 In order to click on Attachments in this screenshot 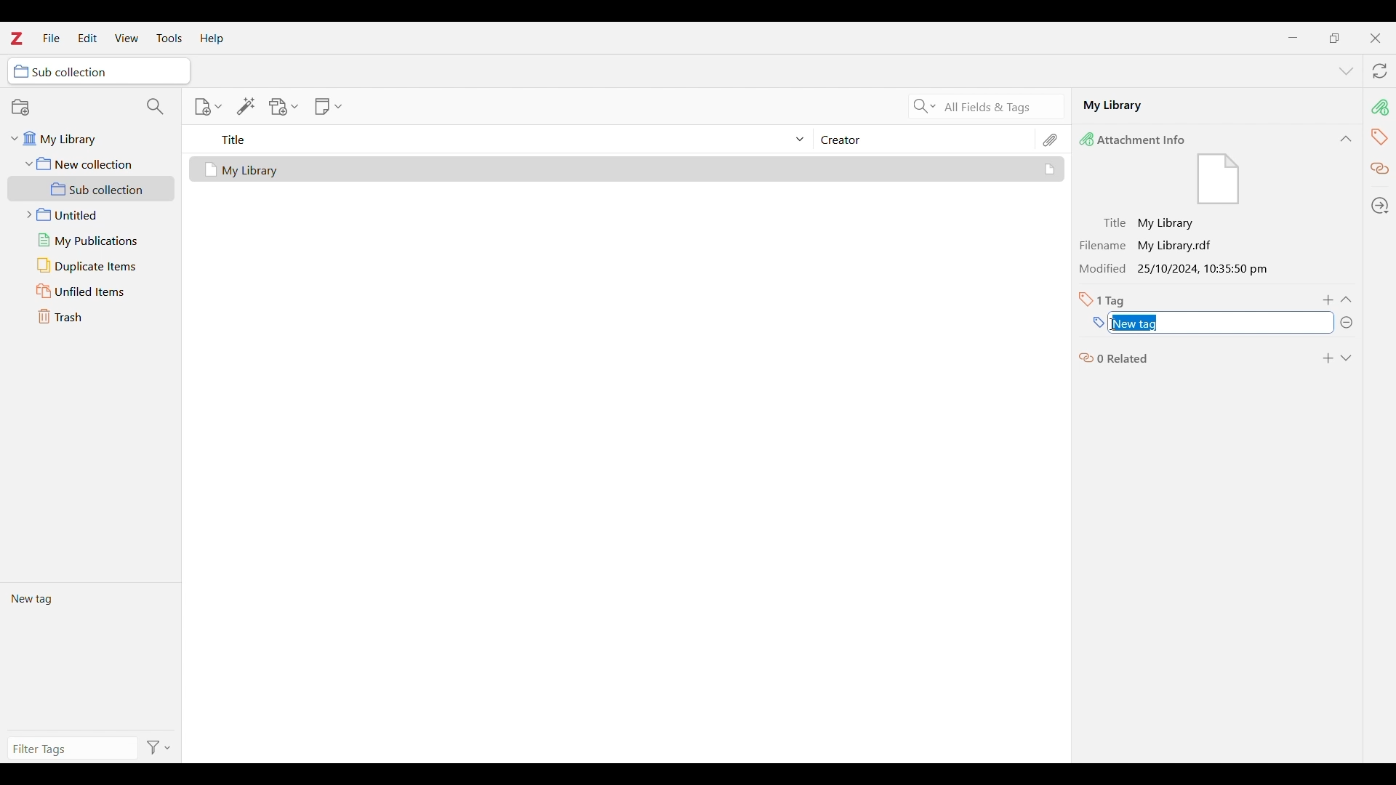, I will do `click(1051, 140)`.